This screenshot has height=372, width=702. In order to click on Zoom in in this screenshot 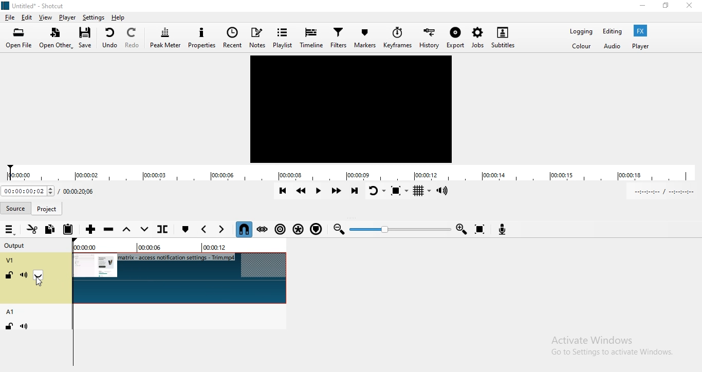, I will do `click(463, 229)`.